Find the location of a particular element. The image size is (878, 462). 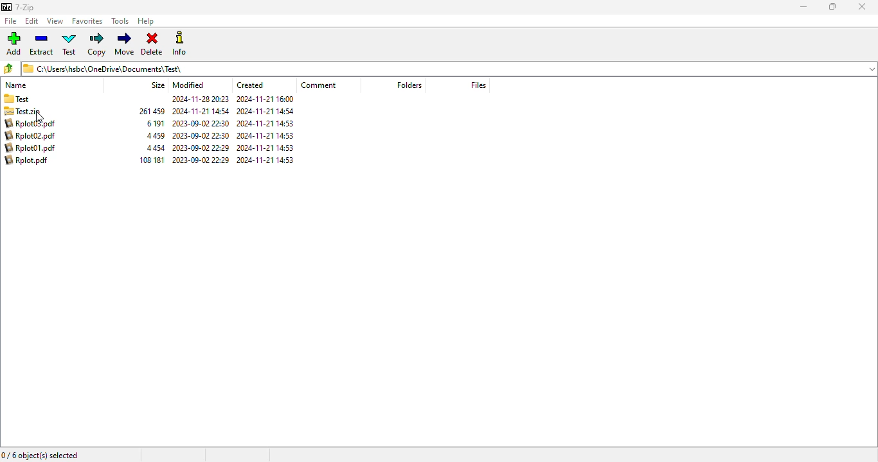

4 454 is located at coordinates (156, 148).